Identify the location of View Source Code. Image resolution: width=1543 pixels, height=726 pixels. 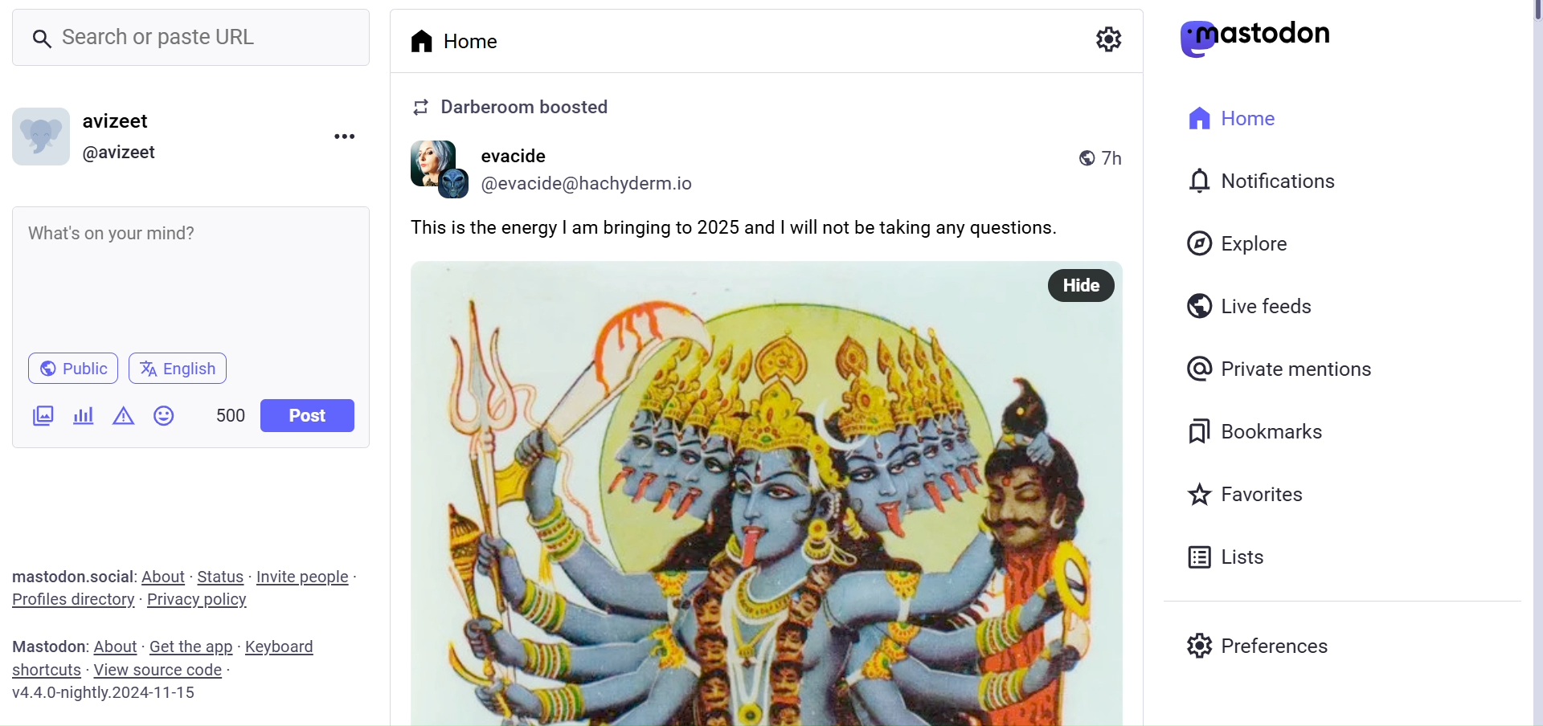
(162, 671).